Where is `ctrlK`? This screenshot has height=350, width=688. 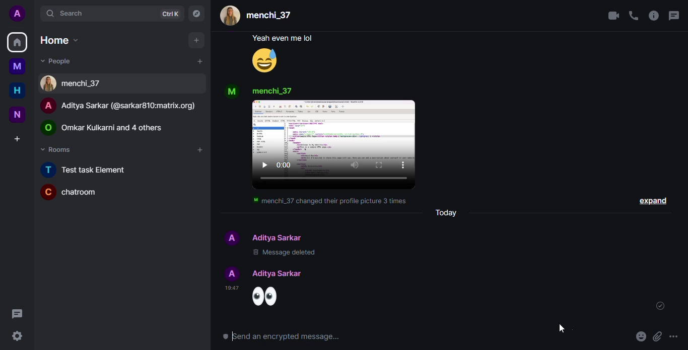 ctrlK is located at coordinates (168, 15).